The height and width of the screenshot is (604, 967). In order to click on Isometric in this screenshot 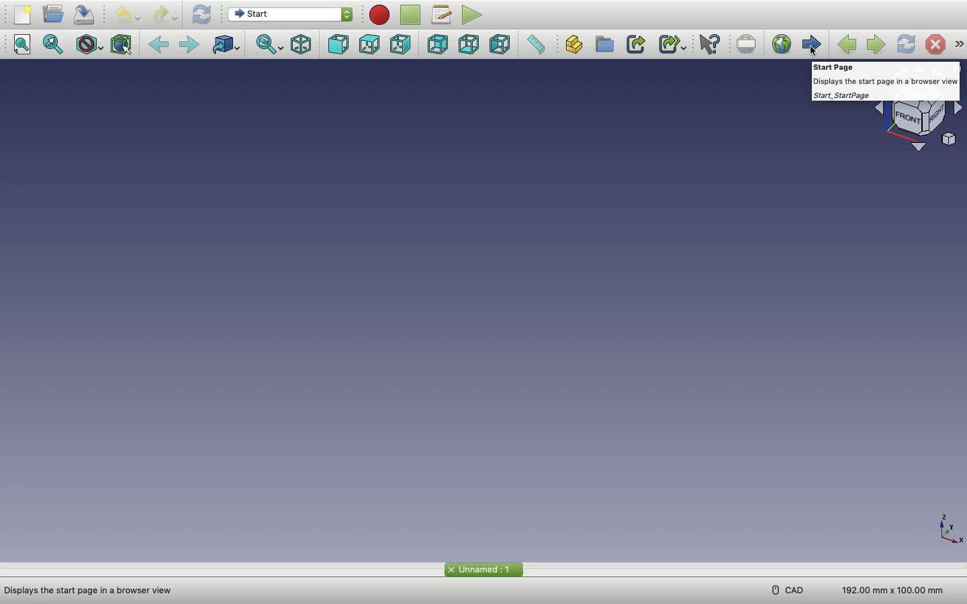, I will do `click(302, 46)`.